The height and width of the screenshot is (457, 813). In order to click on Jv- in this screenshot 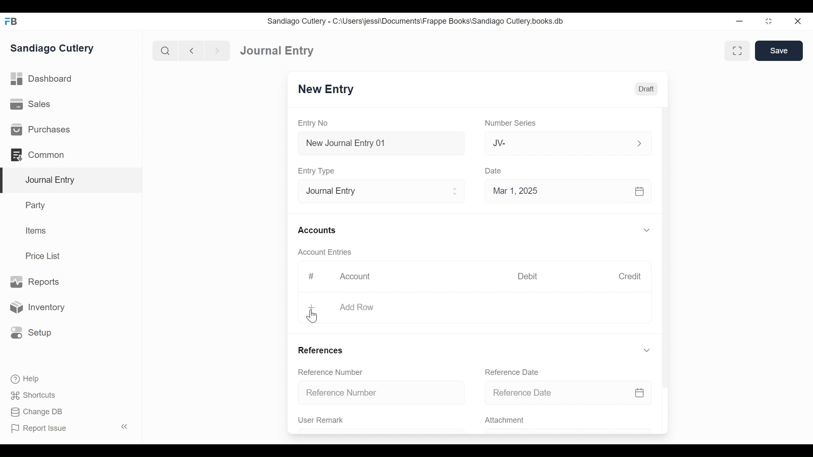, I will do `click(562, 143)`.